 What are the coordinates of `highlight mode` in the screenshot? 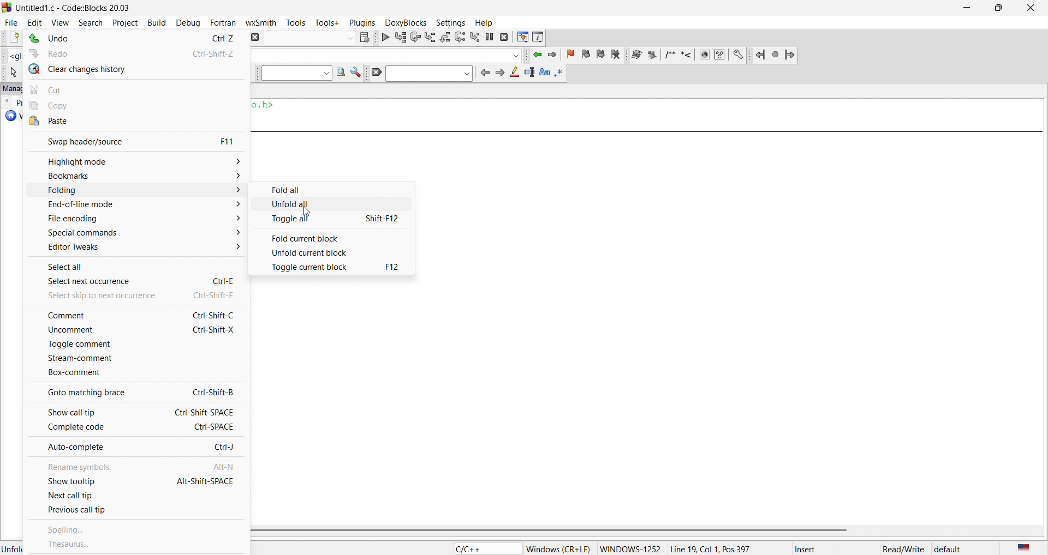 It's located at (134, 161).